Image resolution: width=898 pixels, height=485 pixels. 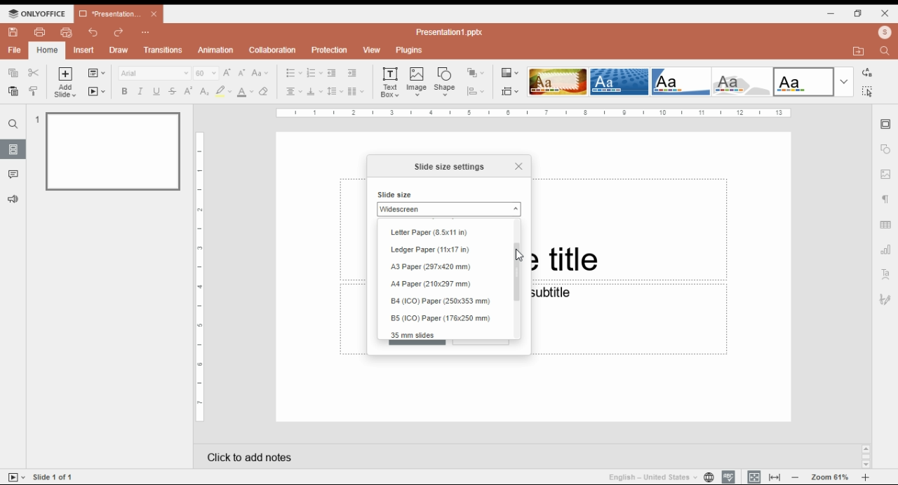 I want to click on change slide layout, so click(x=96, y=73).